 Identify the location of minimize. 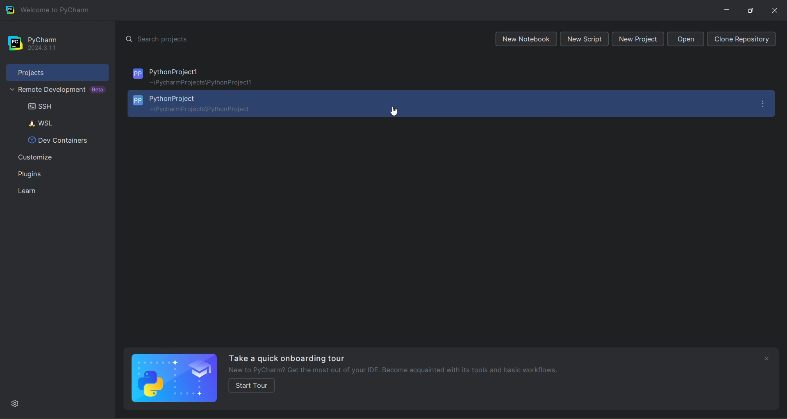
(728, 10).